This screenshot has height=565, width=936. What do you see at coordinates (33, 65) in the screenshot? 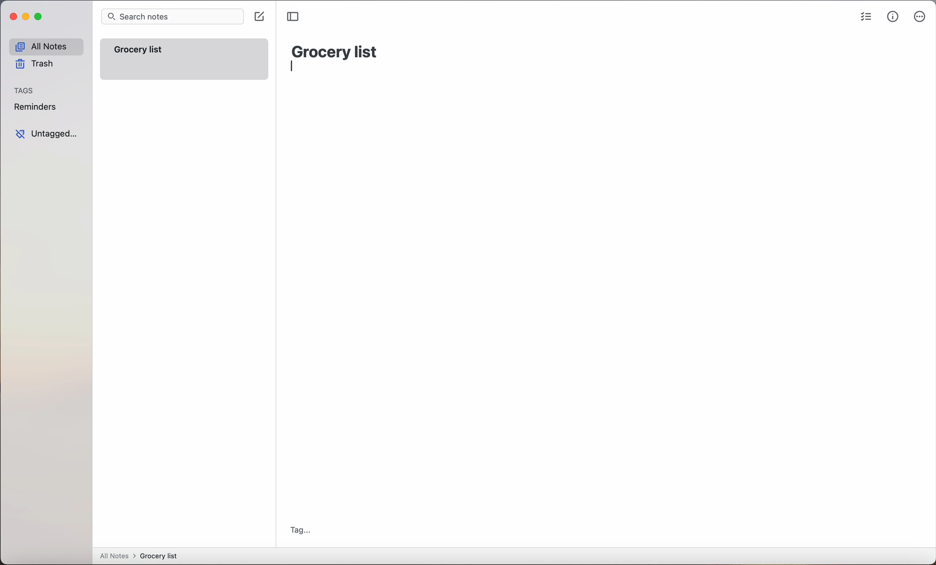
I see `trash` at bounding box center [33, 65].